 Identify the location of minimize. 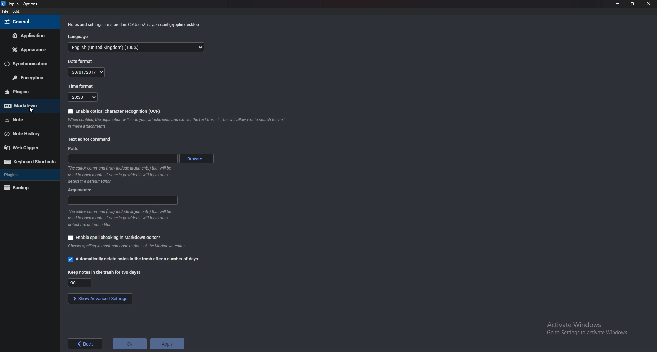
(617, 3).